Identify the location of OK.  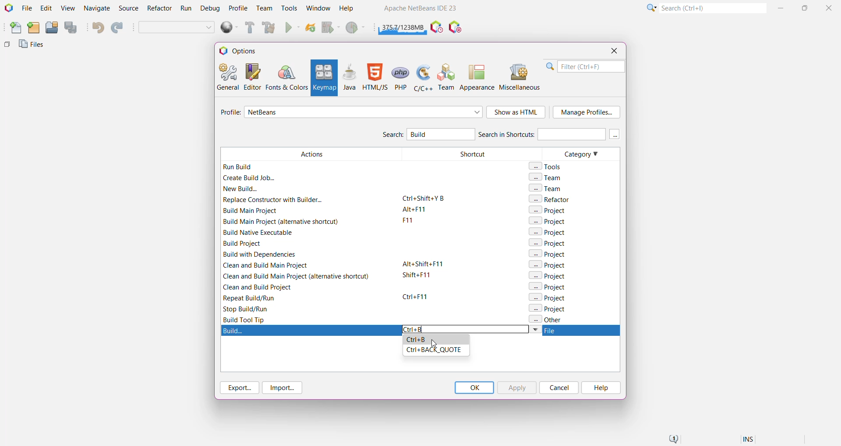
(474, 387).